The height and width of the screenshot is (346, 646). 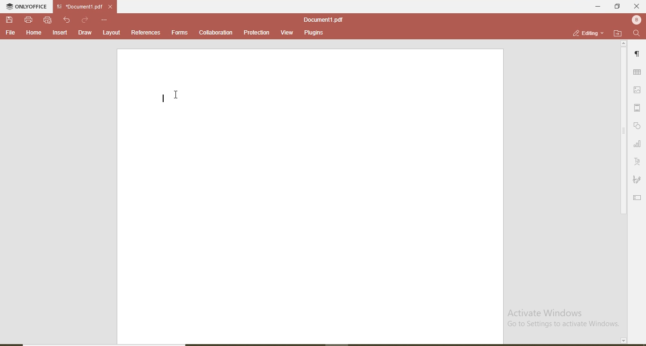 What do you see at coordinates (638, 126) in the screenshot?
I see `shapes` at bounding box center [638, 126].